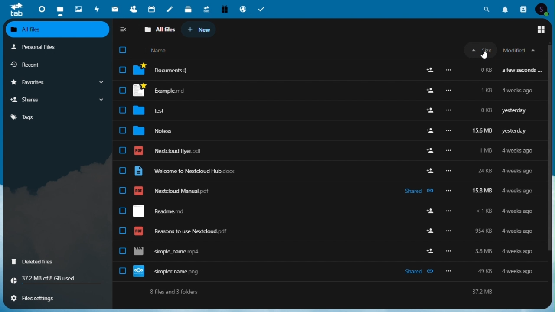 This screenshot has width=555, height=312. I want to click on deleted Files, so click(51, 262).